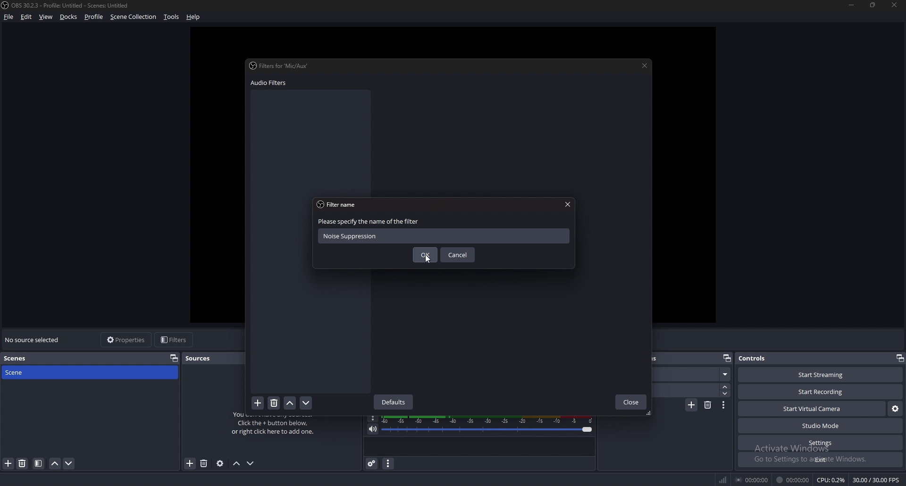 Image resolution: width=906 pixels, height=486 pixels. I want to click on scene, so click(91, 372).